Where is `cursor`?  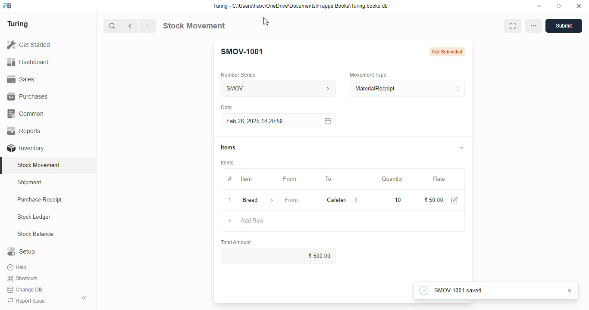
cursor is located at coordinates (266, 22).